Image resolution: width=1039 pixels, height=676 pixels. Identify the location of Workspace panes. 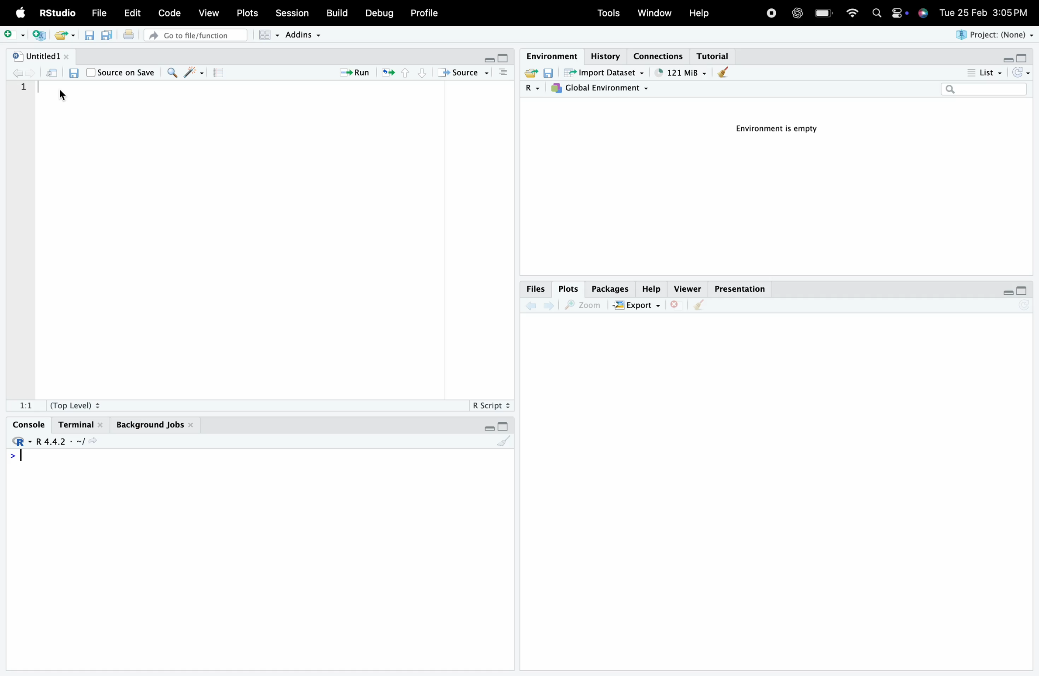
(266, 36).